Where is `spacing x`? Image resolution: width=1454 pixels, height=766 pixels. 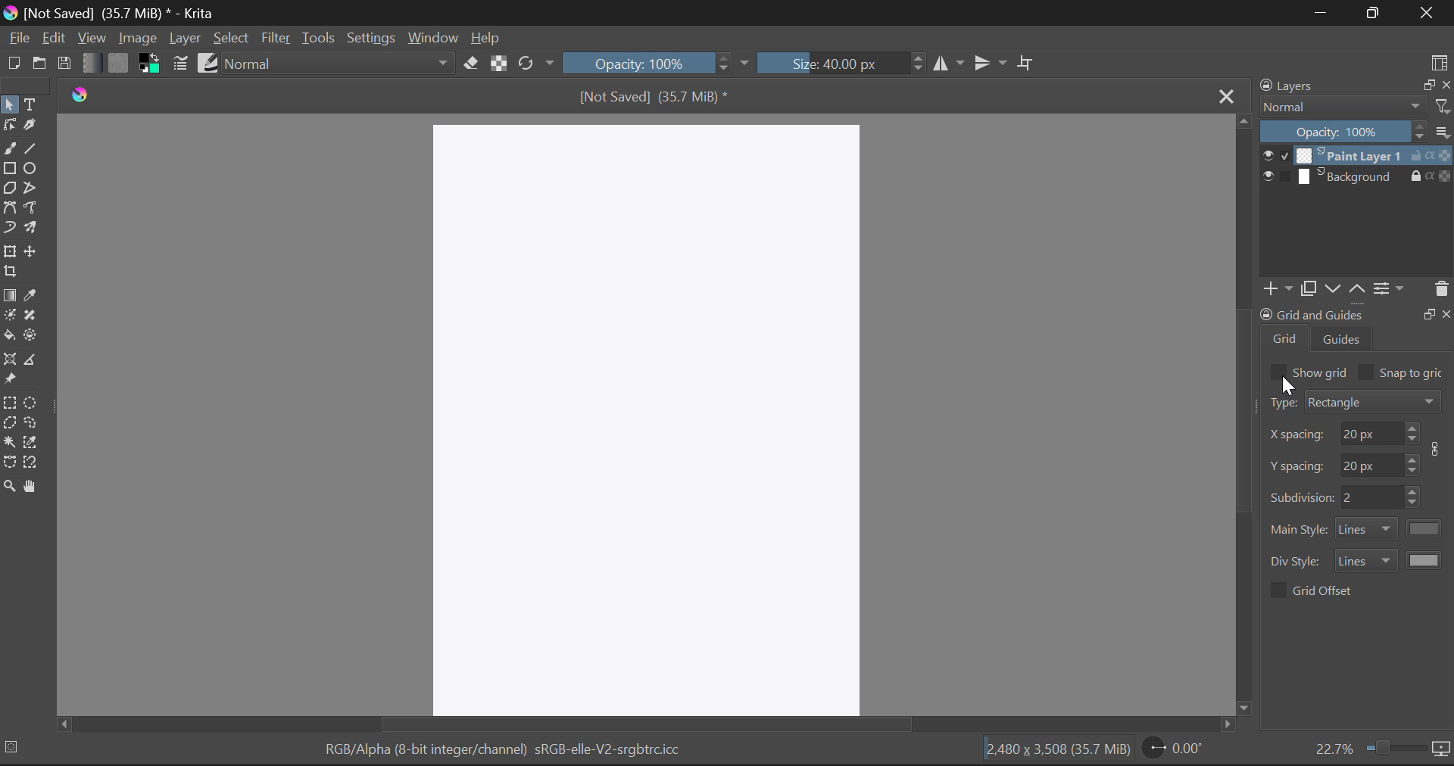 spacing x is located at coordinates (1298, 435).